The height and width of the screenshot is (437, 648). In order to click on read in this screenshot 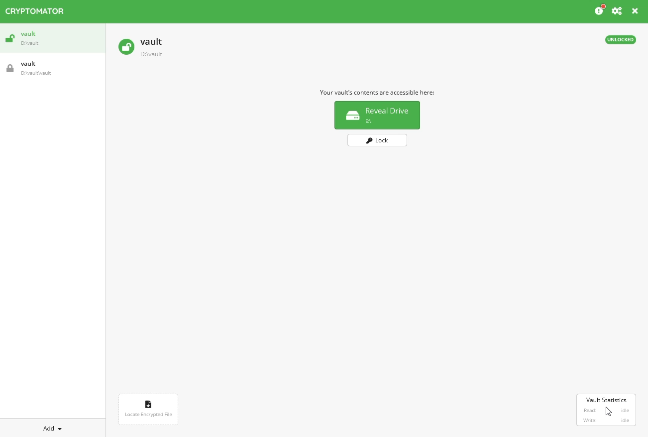, I will do `click(590, 411)`.